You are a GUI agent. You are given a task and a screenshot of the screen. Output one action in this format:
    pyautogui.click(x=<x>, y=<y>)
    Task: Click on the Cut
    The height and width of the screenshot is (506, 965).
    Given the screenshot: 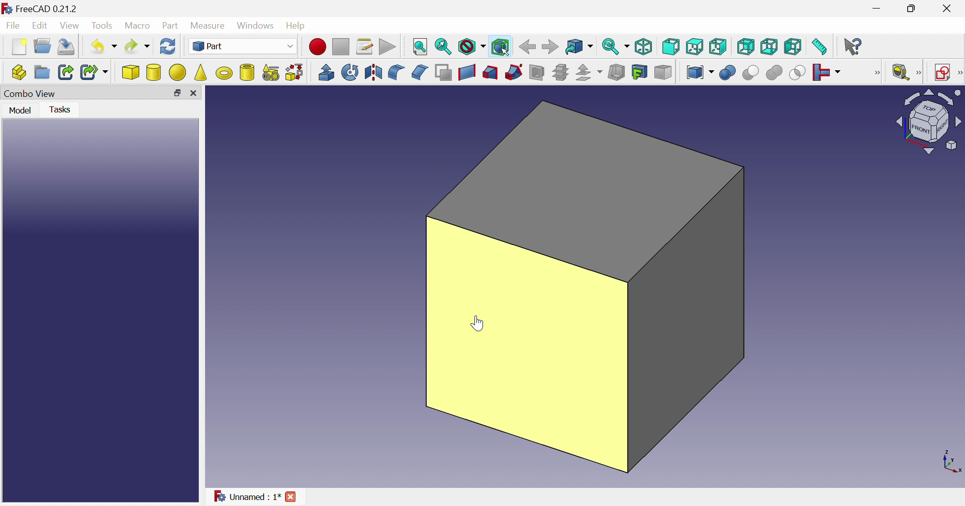 What is the action you would take?
    pyautogui.click(x=749, y=73)
    